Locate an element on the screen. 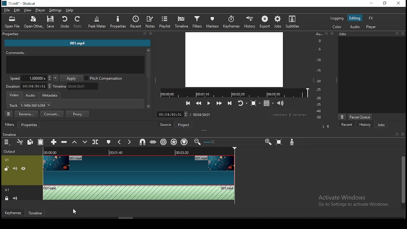 Image resolution: width=407 pixels, height=229 pixels. max time is located at coordinates (202, 115).